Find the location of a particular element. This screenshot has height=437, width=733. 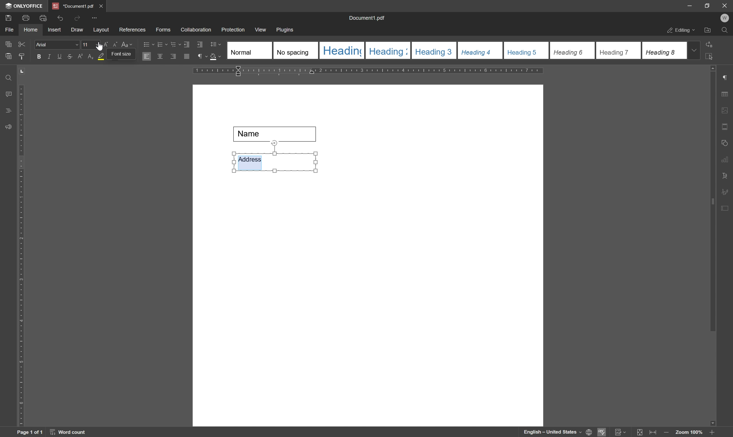

document1.pdf is located at coordinates (368, 19).